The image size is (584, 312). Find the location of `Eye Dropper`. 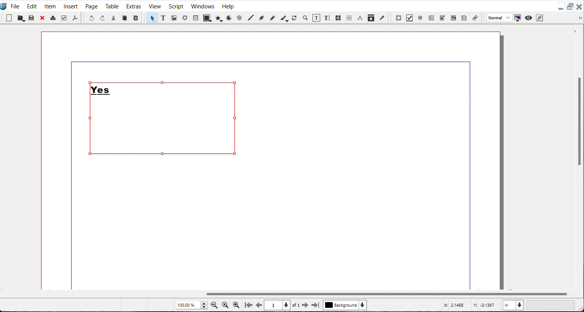

Eye Dropper is located at coordinates (383, 17).